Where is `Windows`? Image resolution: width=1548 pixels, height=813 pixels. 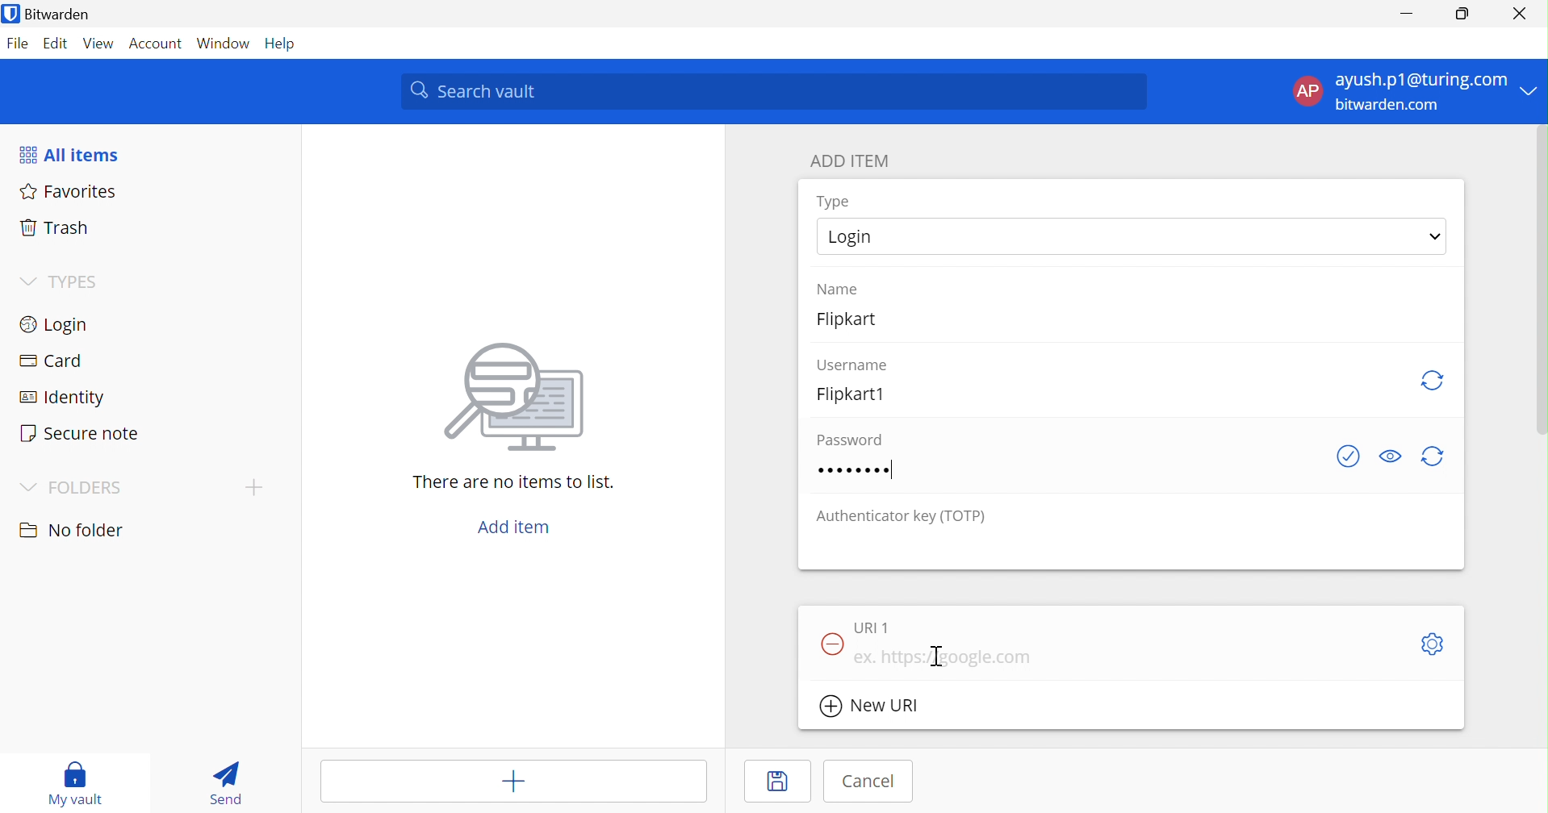
Windows is located at coordinates (225, 44).